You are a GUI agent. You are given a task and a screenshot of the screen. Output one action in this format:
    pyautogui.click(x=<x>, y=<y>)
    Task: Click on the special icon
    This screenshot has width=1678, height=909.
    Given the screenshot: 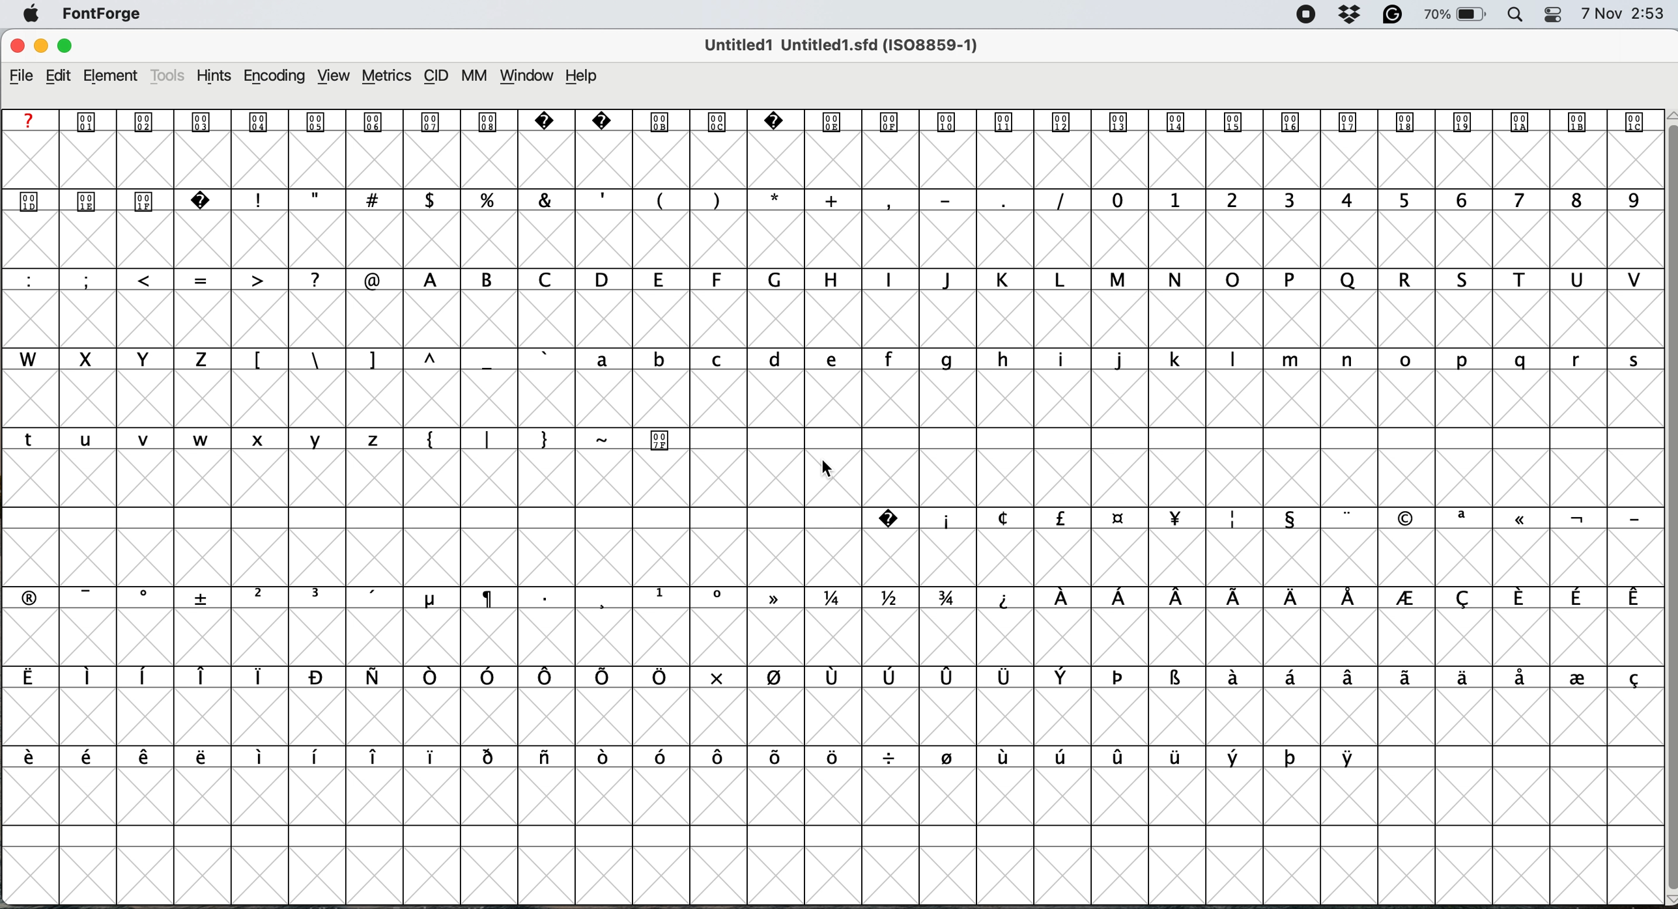 What is the action you would take?
    pyautogui.click(x=661, y=439)
    